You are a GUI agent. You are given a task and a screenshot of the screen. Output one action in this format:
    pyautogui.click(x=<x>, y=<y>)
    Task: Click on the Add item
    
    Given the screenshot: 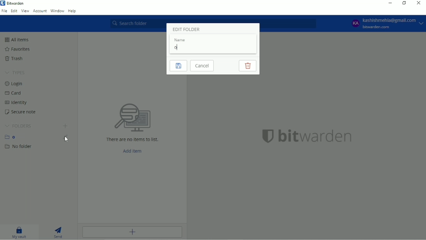 What is the action you would take?
    pyautogui.click(x=133, y=151)
    